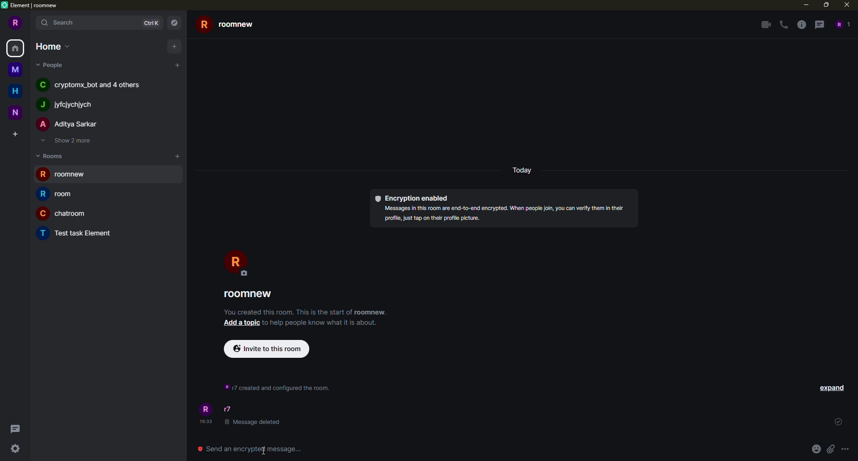  What do you see at coordinates (842, 24) in the screenshot?
I see `people` at bounding box center [842, 24].